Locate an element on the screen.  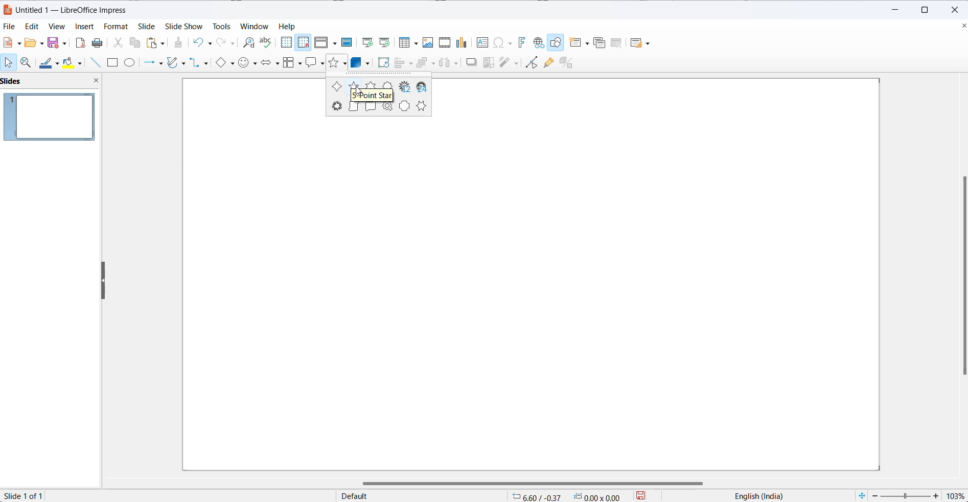
basic shapes is located at coordinates (226, 63).